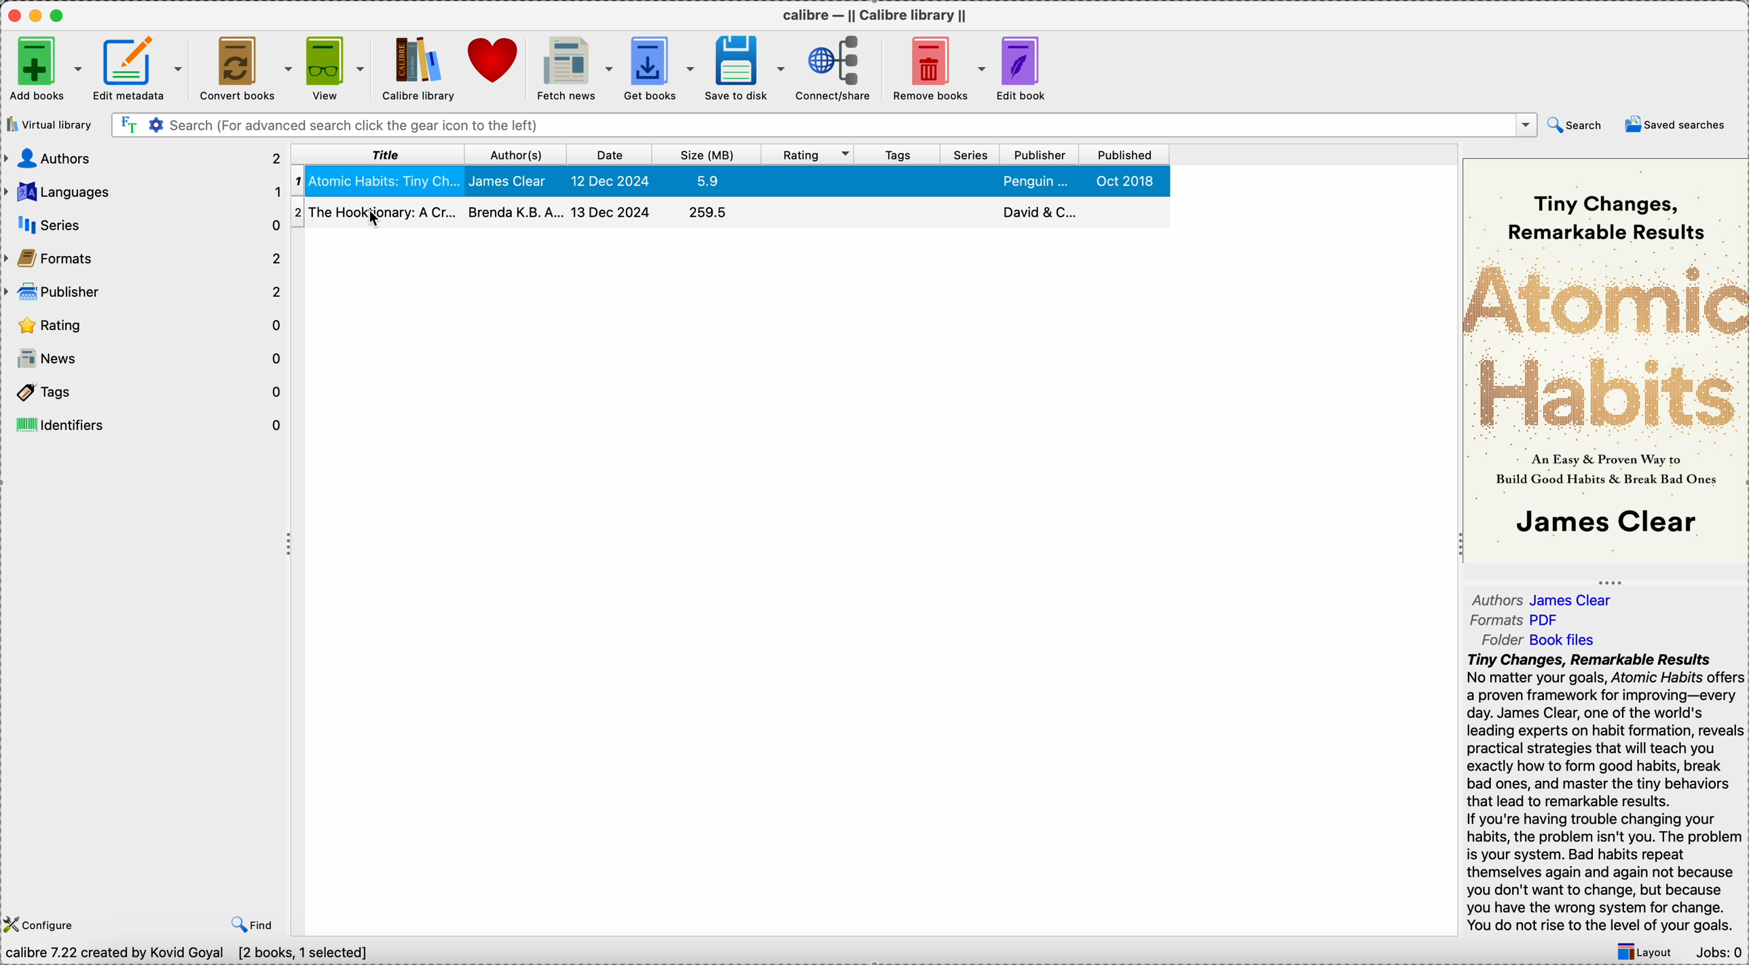 The image size is (1749, 965). Describe the element at coordinates (614, 153) in the screenshot. I see `date` at that location.